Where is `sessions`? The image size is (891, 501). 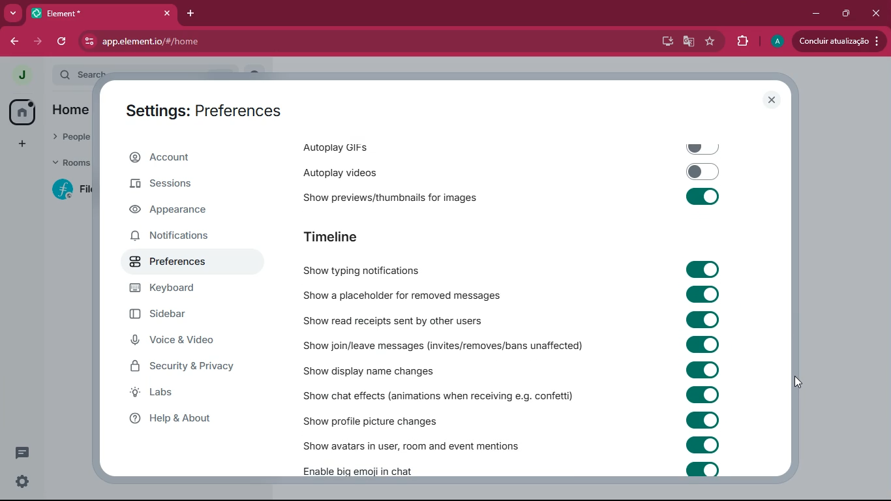
sessions is located at coordinates (177, 187).